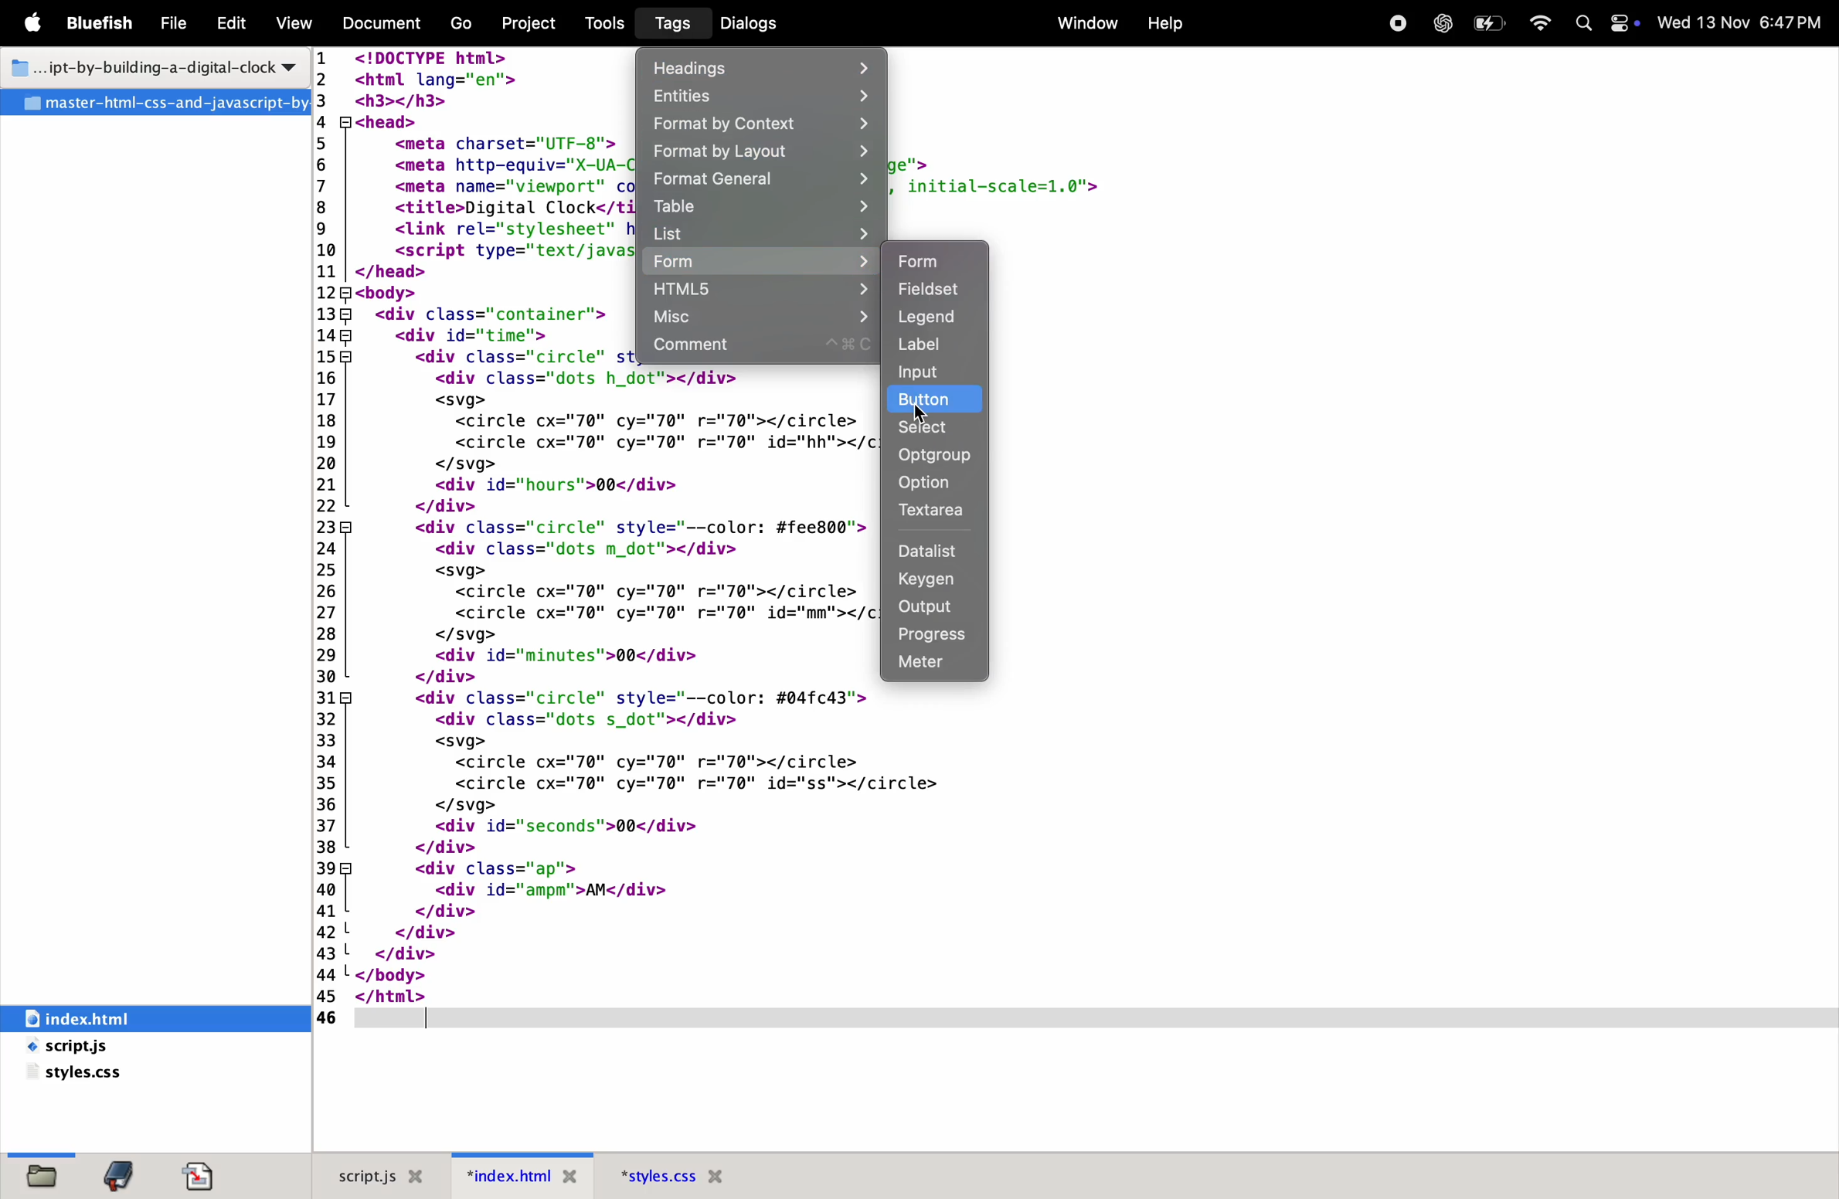 The height and width of the screenshot is (1199, 1839). Describe the element at coordinates (937, 513) in the screenshot. I see `text area` at that location.